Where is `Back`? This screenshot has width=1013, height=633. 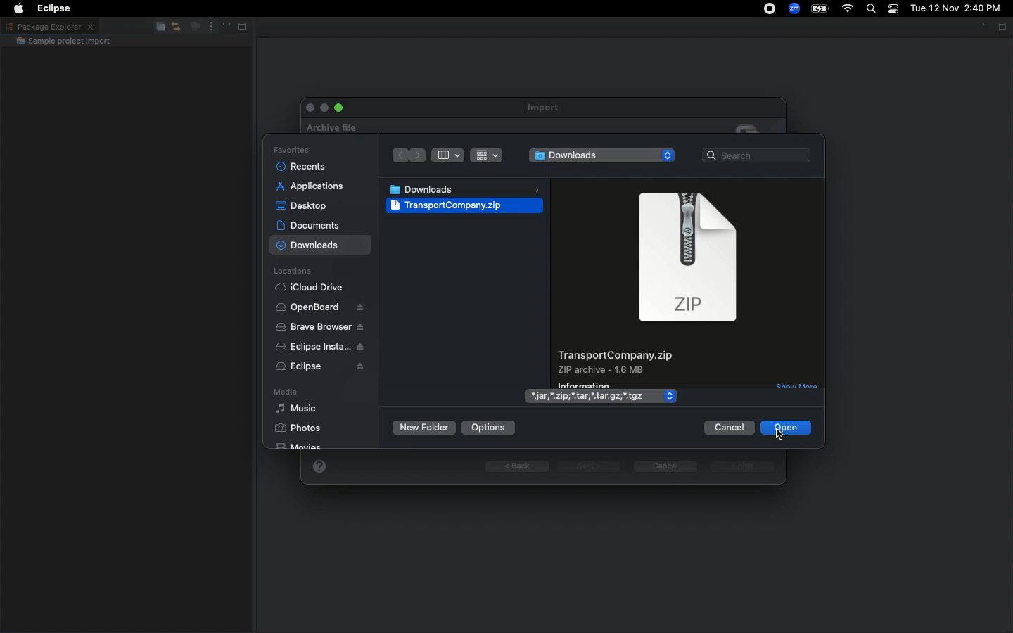 Back is located at coordinates (518, 466).